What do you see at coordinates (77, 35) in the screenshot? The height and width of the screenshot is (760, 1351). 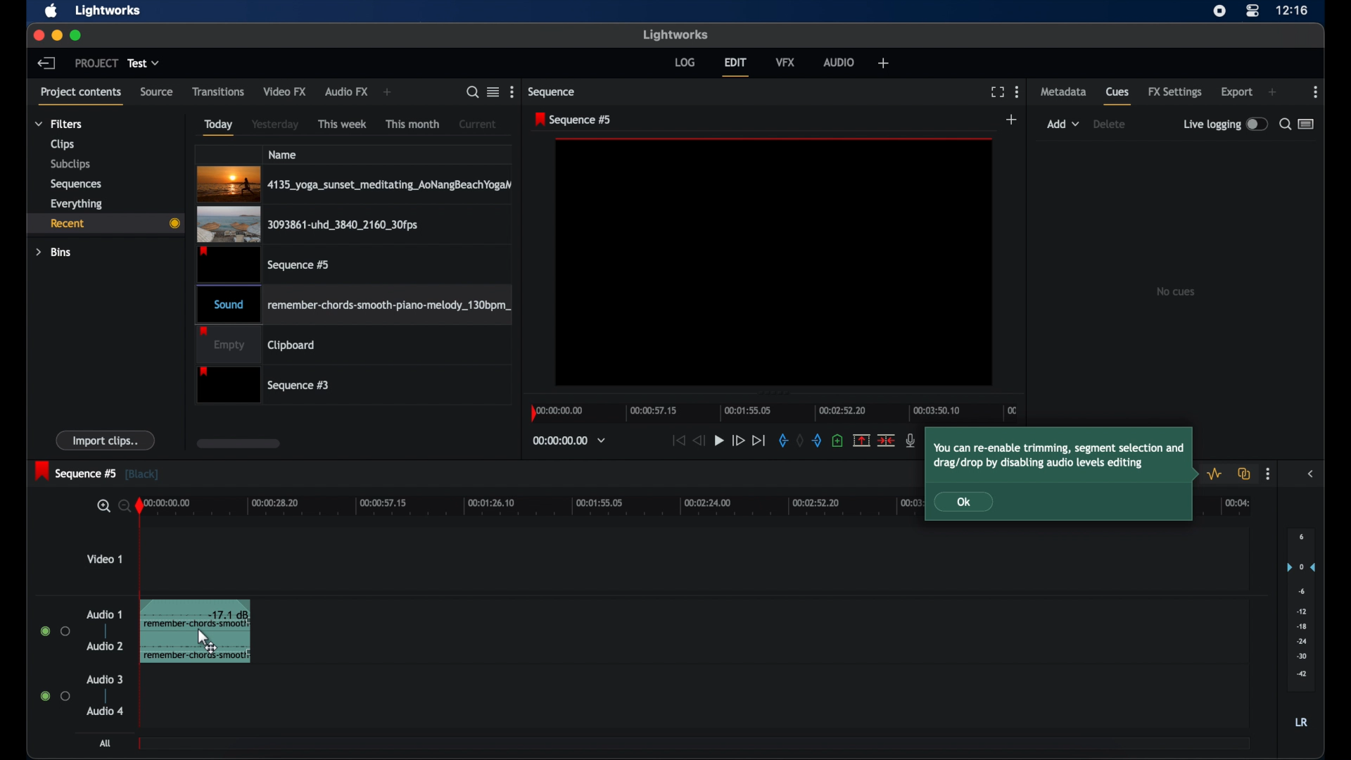 I see `maximize` at bounding box center [77, 35].